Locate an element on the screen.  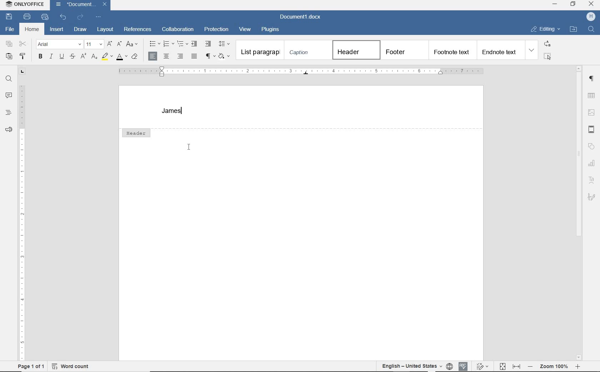
view is located at coordinates (245, 29).